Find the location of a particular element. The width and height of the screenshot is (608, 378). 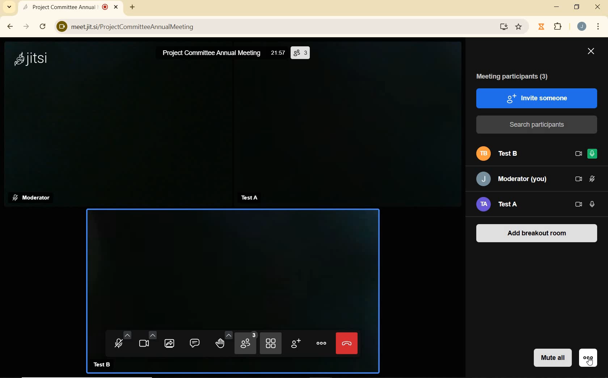

RAISE YOUR HANDS is located at coordinates (222, 343).